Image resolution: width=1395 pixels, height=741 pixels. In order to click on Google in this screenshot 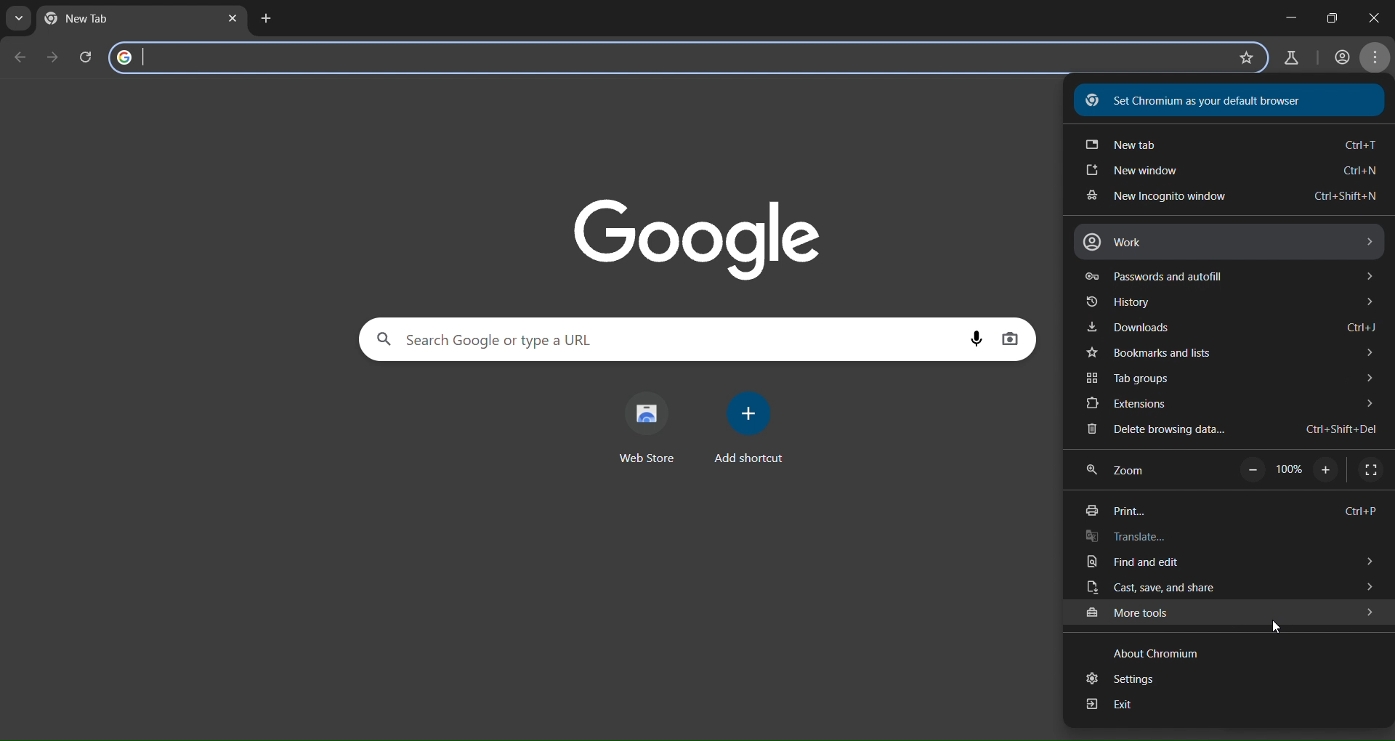, I will do `click(695, 235)`.